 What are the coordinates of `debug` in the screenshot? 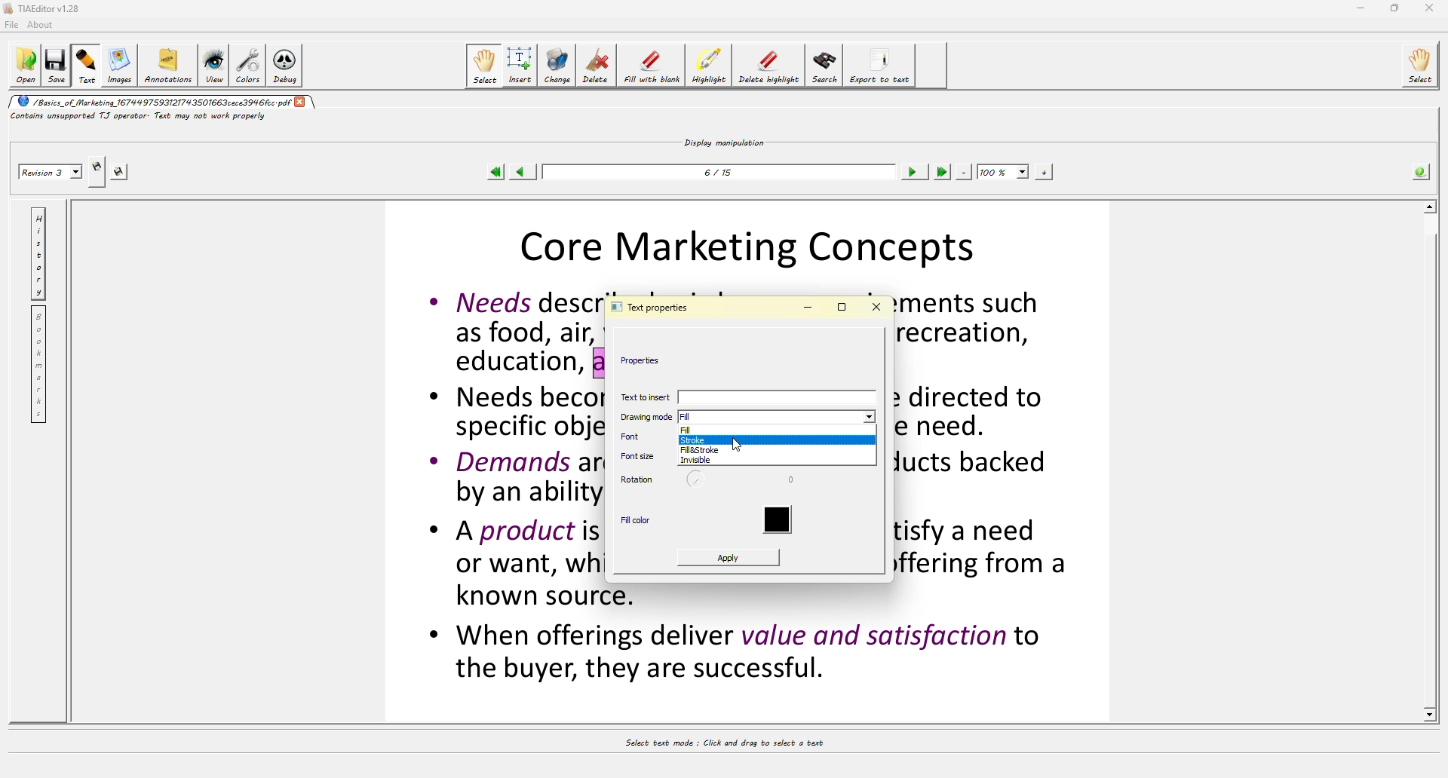 It's located at (283, 68).